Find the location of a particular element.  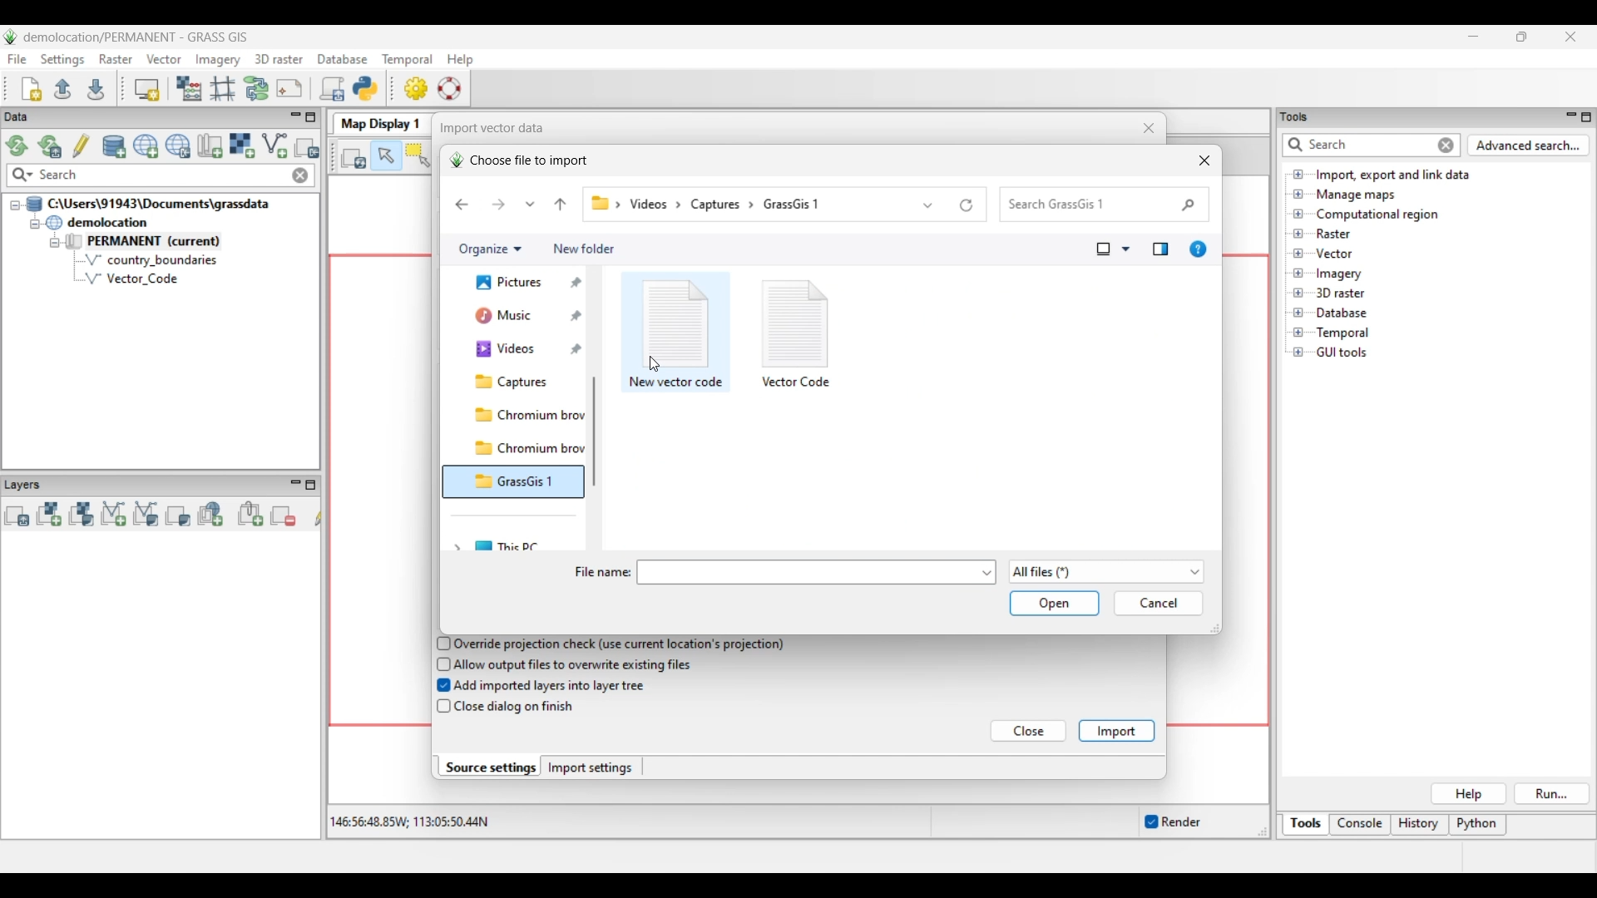

Maximize Tools panel is located at coordinates (1586, 117).